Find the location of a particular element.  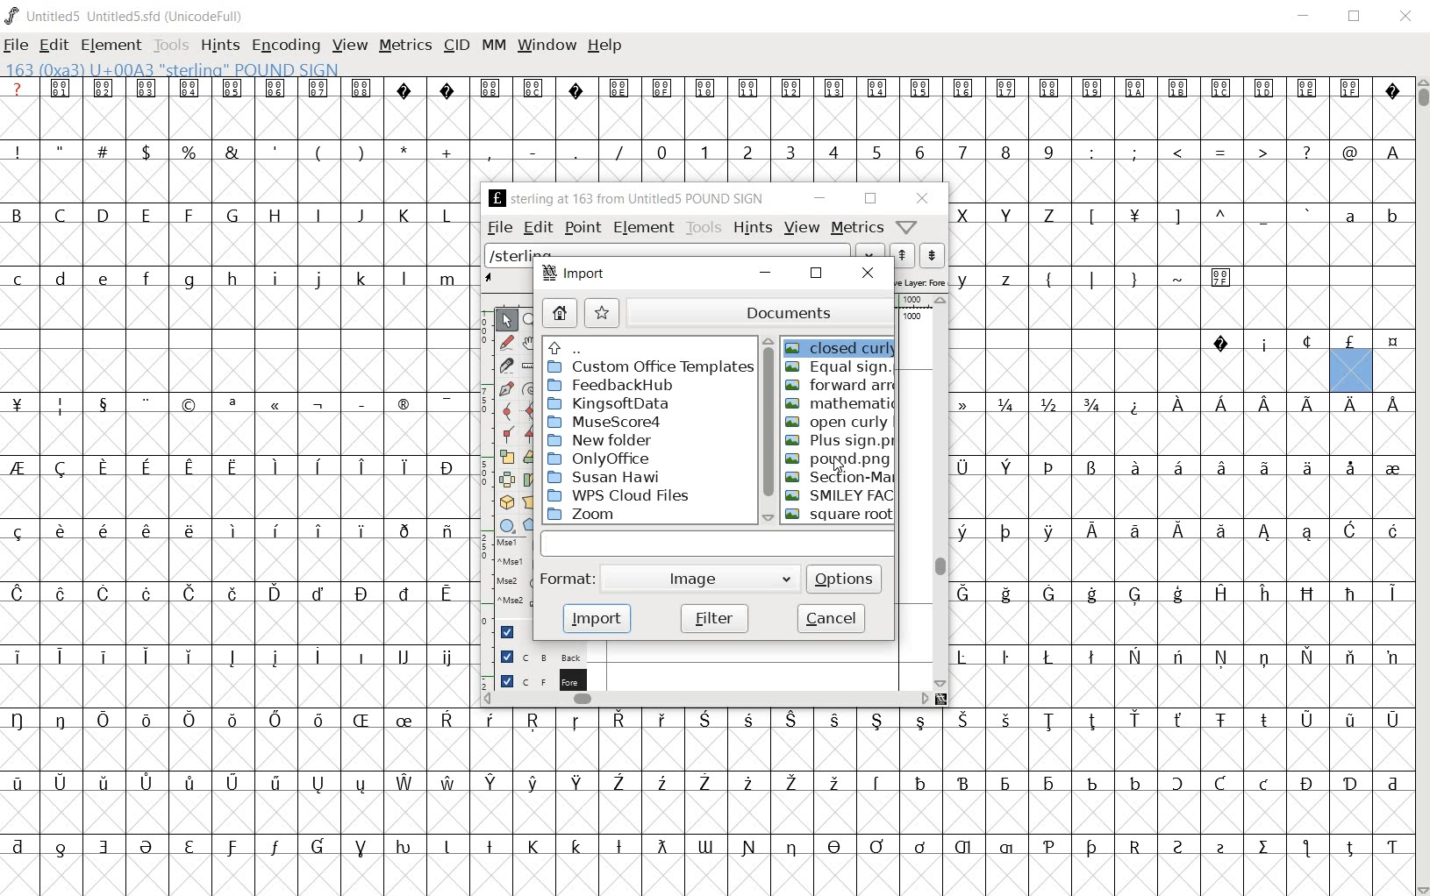

Symbol is located at coordinates (101, 718).